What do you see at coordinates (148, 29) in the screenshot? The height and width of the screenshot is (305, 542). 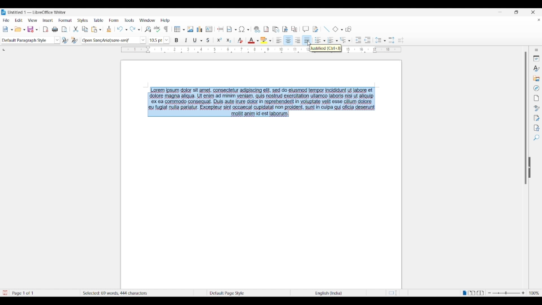 I see `Find and replace` at bounding box center [148, 29].